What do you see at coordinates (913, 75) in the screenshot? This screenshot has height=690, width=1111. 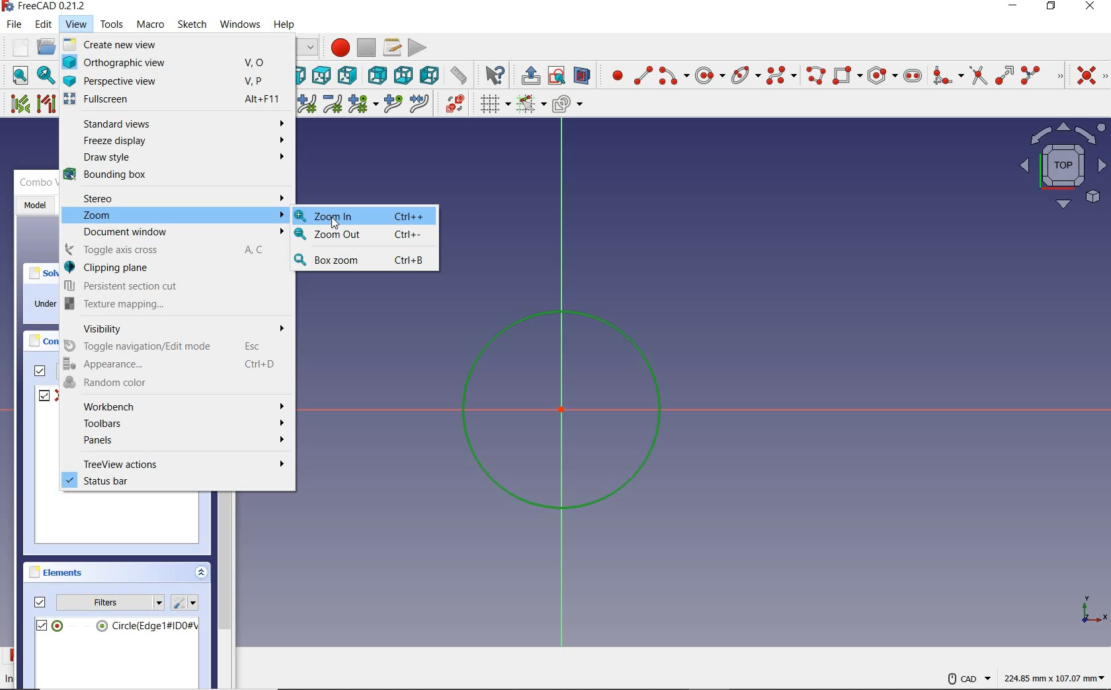 I see `create slot` at bounding box center [913, 75].